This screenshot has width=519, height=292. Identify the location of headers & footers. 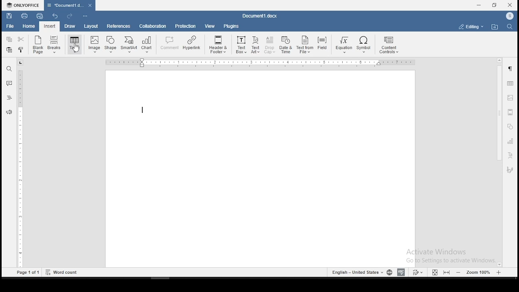
(510, 112).